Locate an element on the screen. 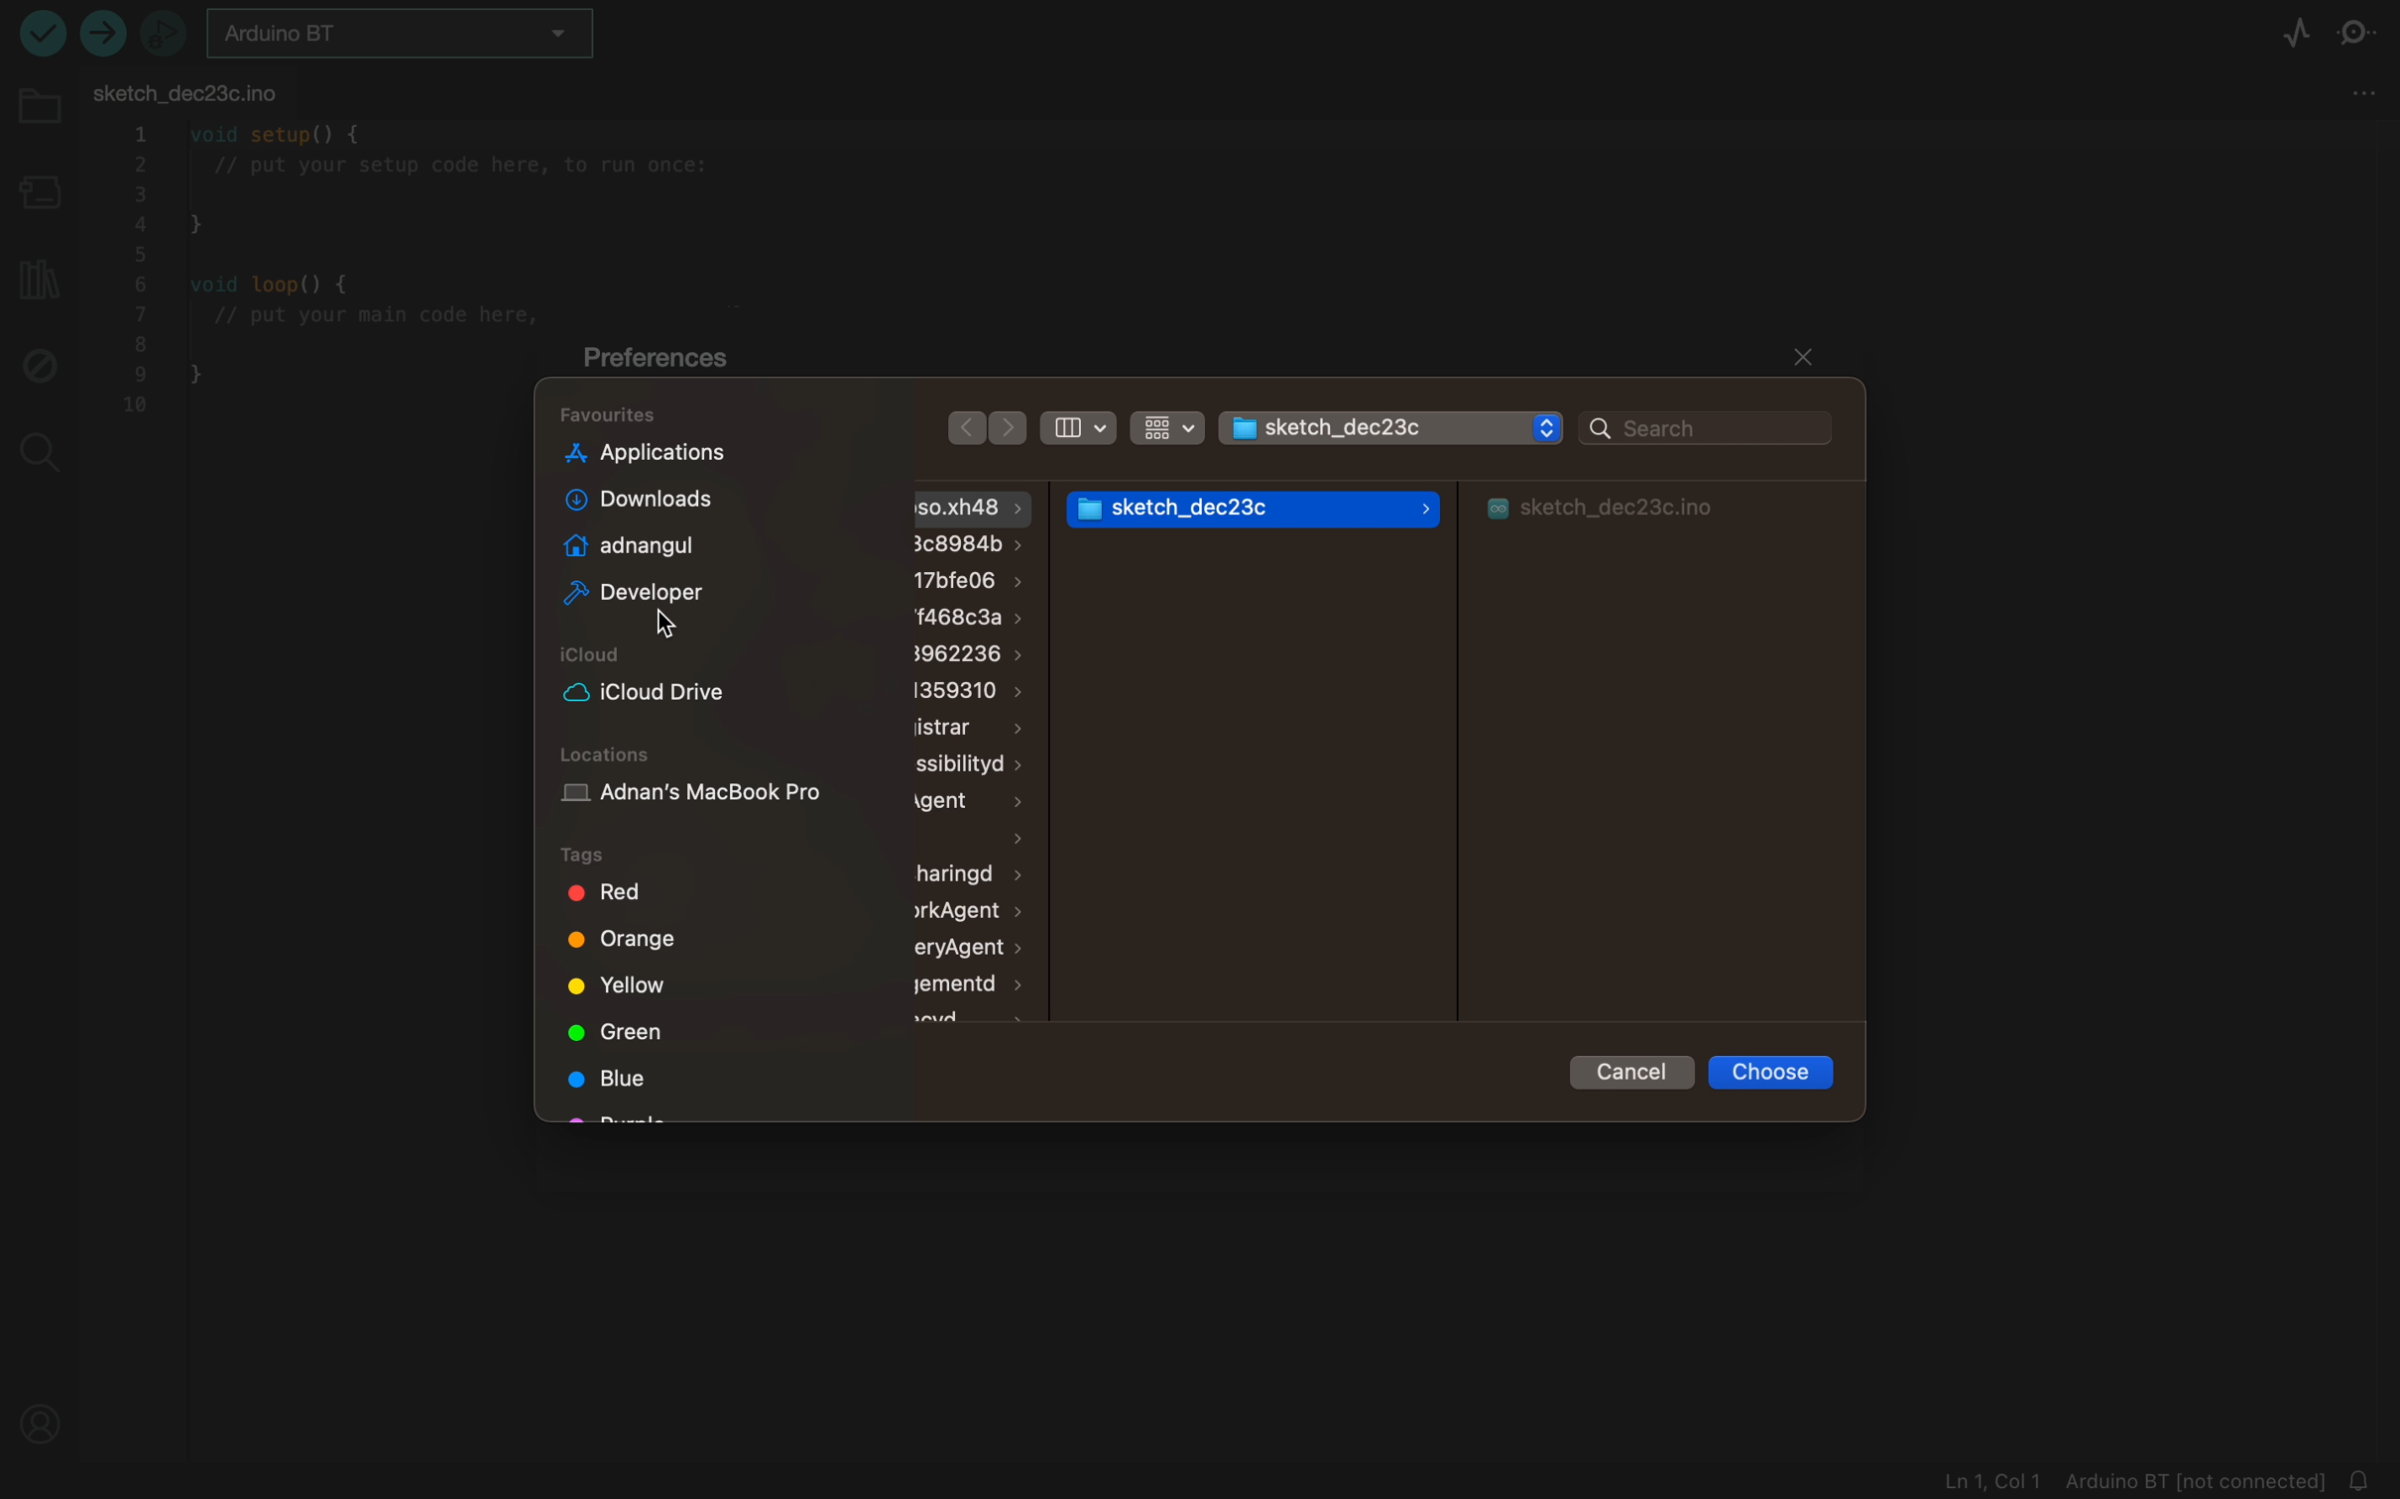 This screenshot has height=1499, width=2400. choose is located at coordinates (1776, 1074).